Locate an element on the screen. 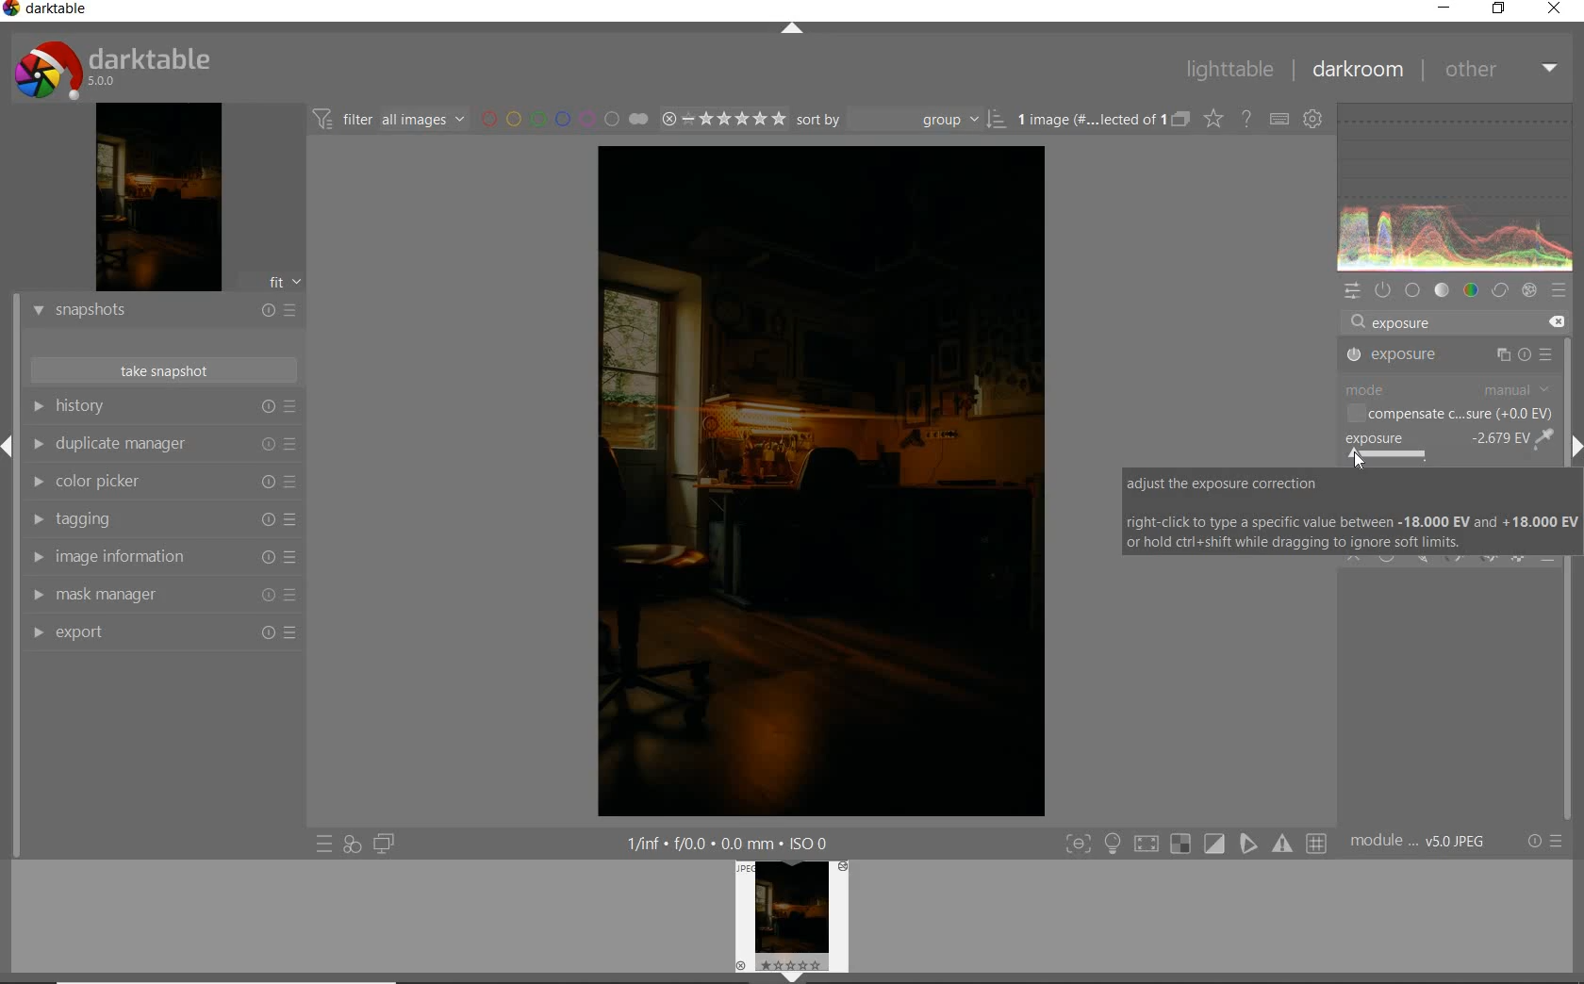 The width and height of the screenshot is (1584, 984). quick access panel is located at coordinates (1351, 290).